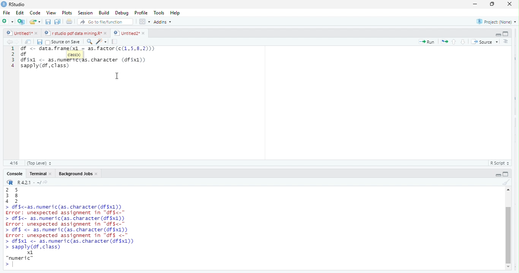 The image size is (519, 273). I want to click on file, so click(8, 13).